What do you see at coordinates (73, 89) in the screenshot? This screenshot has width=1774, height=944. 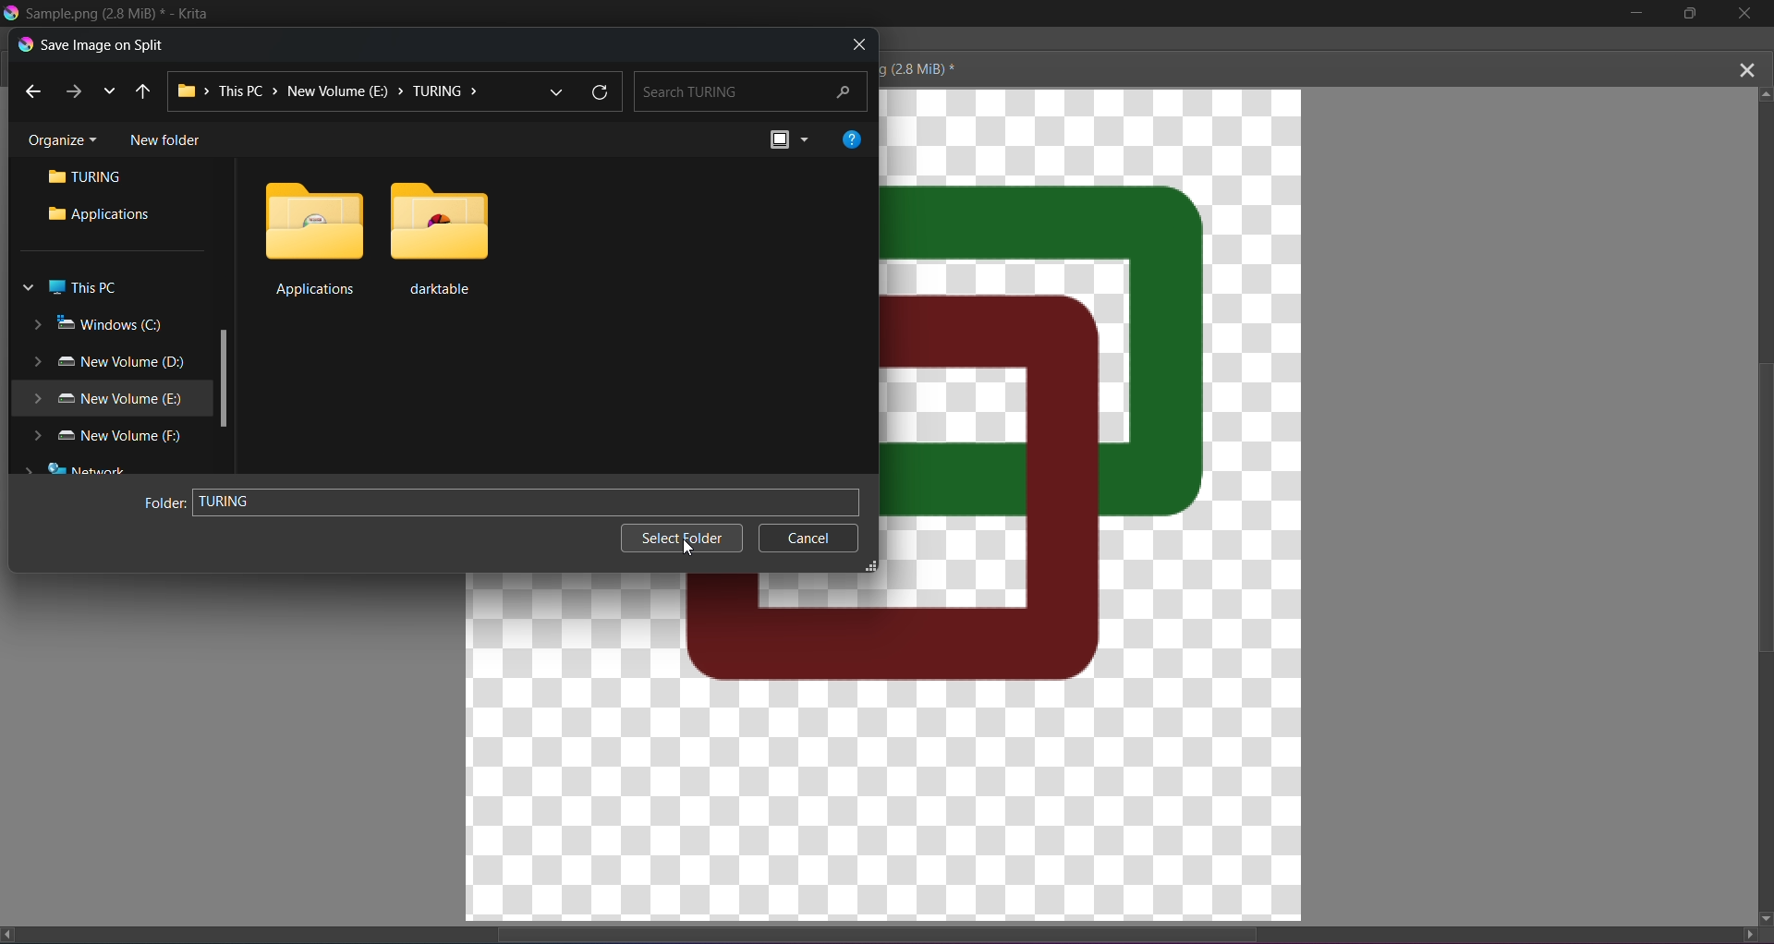 I see `Next` at bounding box center [73, 89].